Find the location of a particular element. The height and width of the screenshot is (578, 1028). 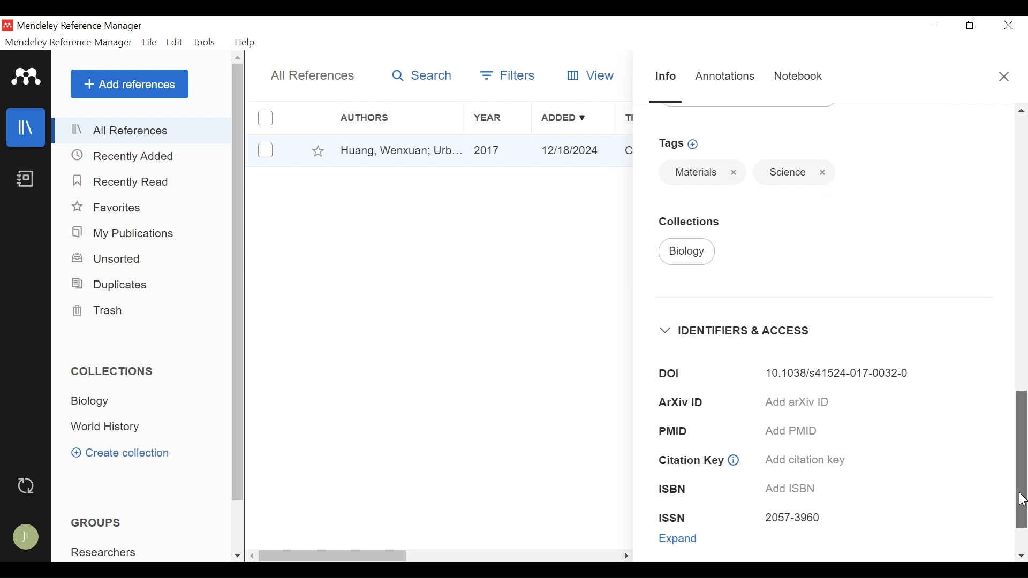

Science is located at coordinates (783, 172).